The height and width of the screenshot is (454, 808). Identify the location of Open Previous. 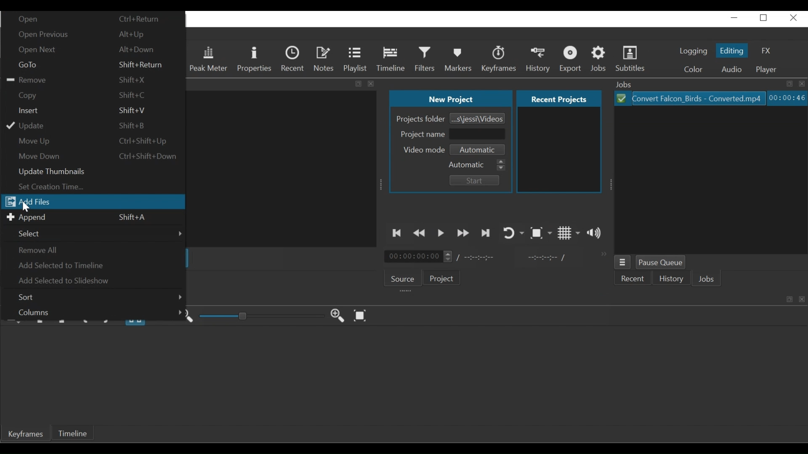
(93, 34).